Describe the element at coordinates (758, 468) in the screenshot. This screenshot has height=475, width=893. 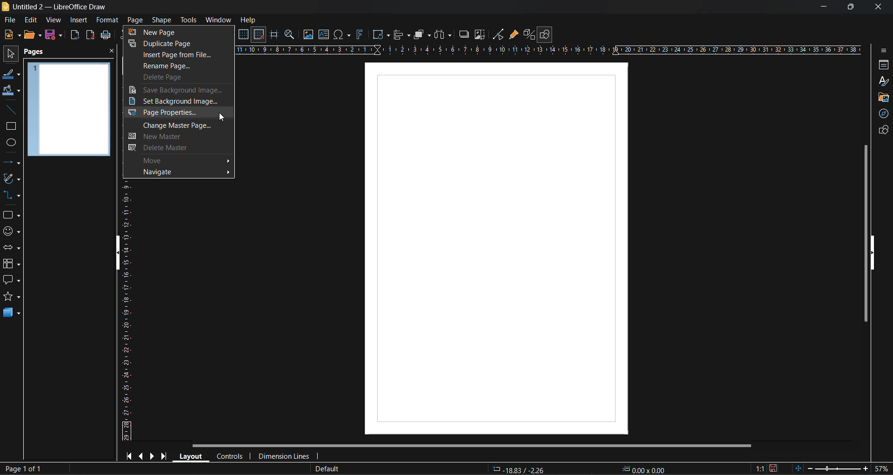
I see `scaling factor` at that location.